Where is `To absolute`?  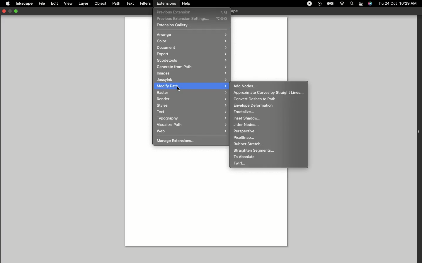 To absolute is located at coordinates (245, 157).